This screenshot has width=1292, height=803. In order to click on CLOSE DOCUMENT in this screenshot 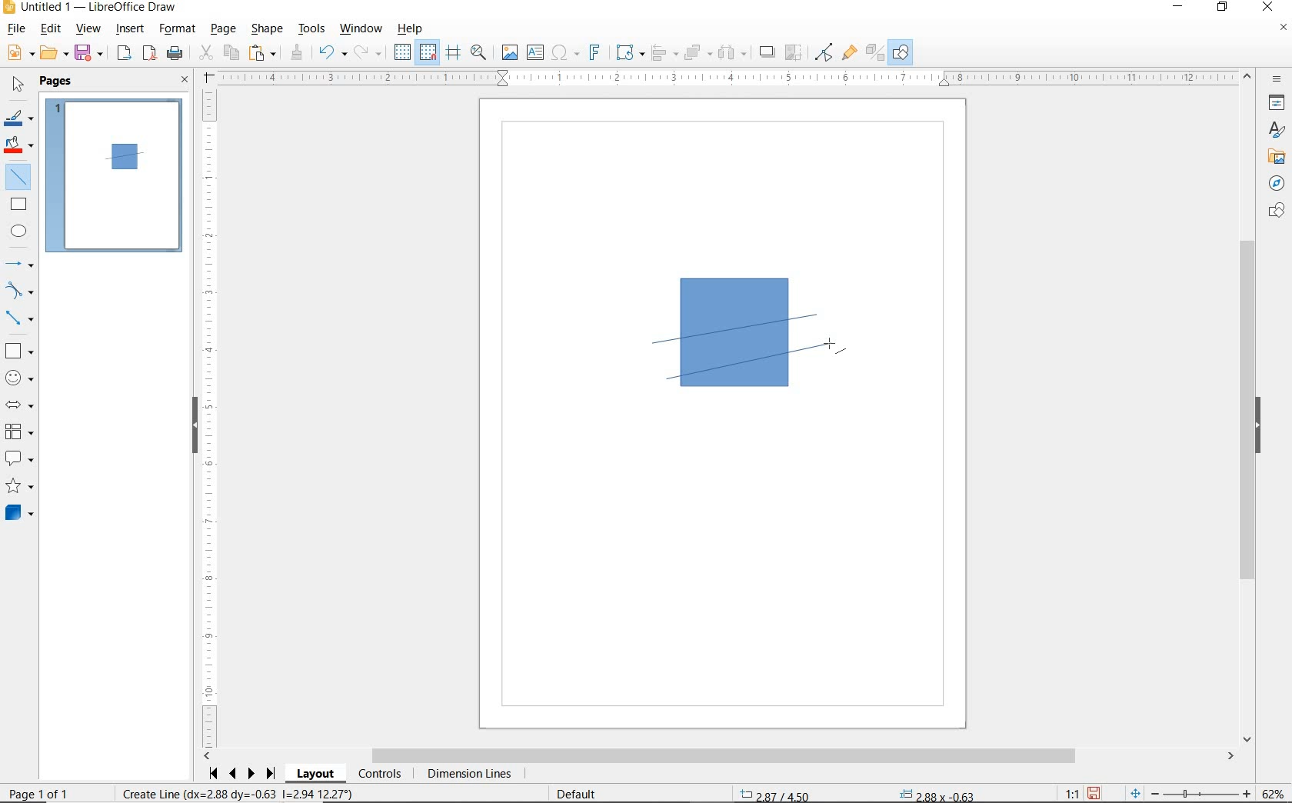, I will do `click(1283, 28)`.